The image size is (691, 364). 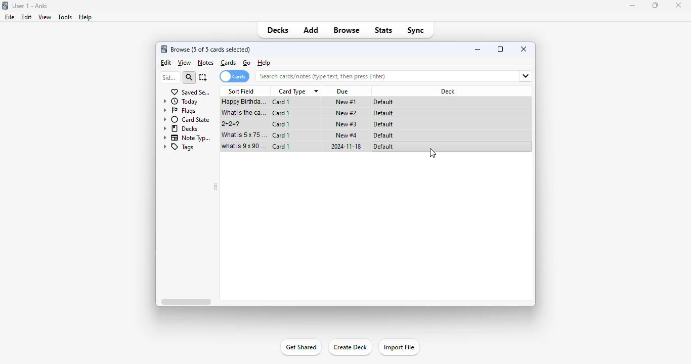 What do you see at coordinates (234, 76) in the screenshot?
I see `cards` at bounding box center [234, 76].